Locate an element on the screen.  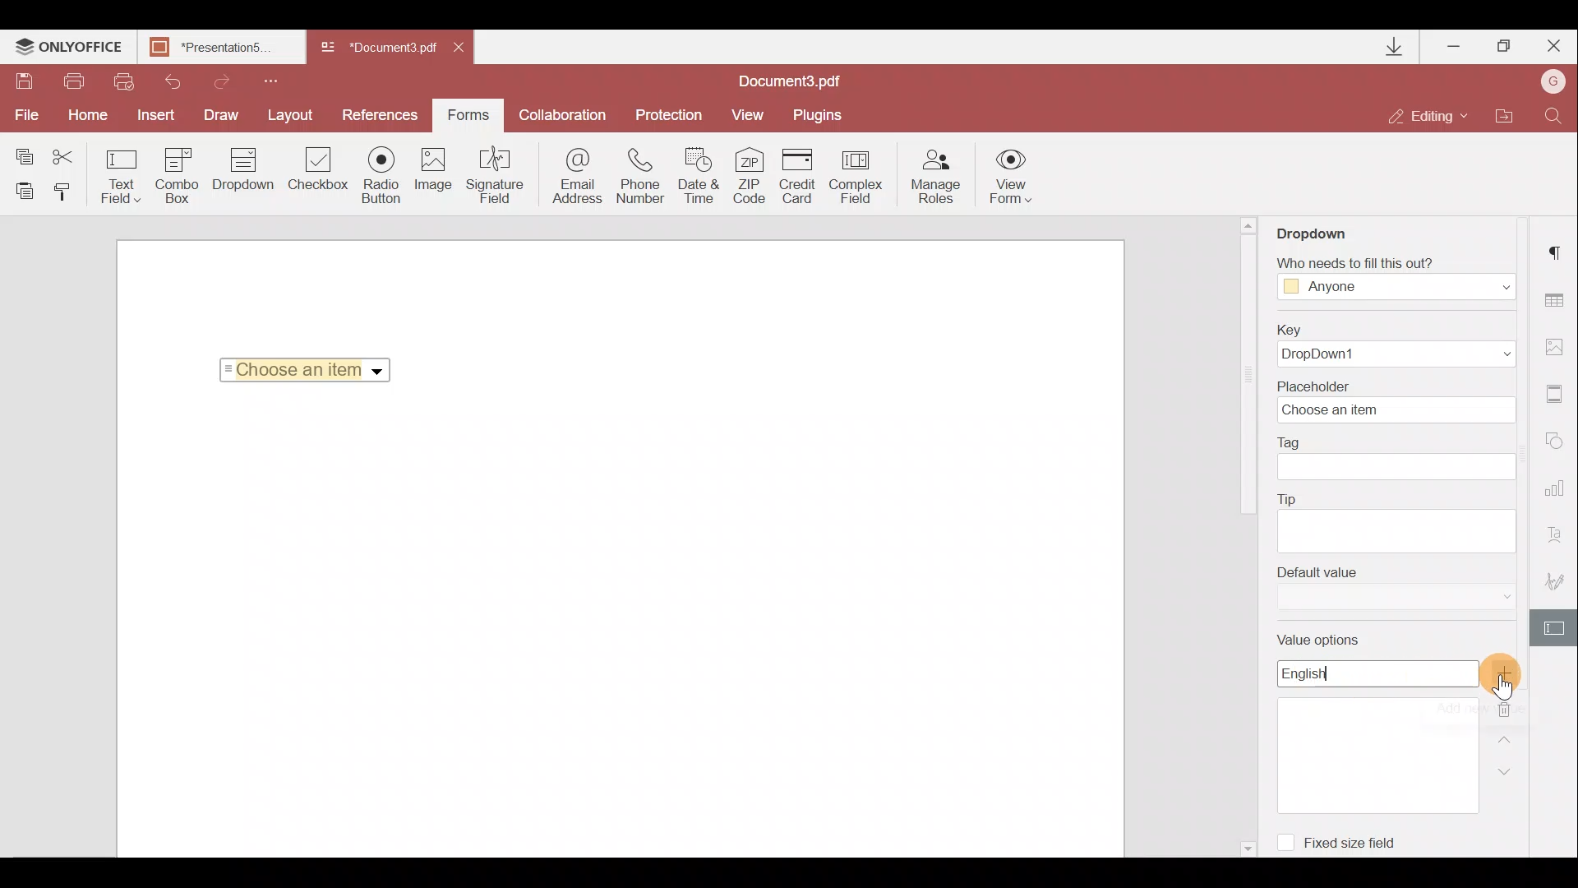
References is located at coordinates (383, 113).